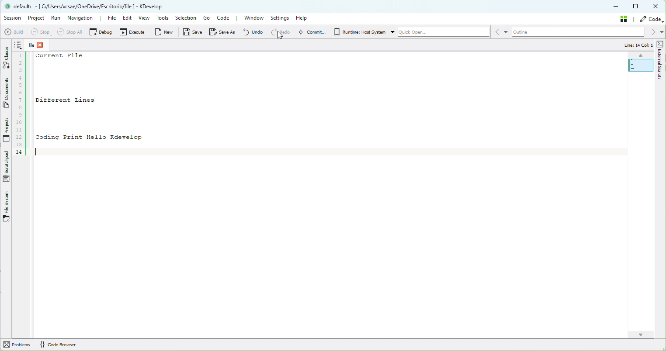 This screenshot has width=666, height=351. Describe the element at coordinates (223, 32) in the screenshot. I see `Save as` at that location.